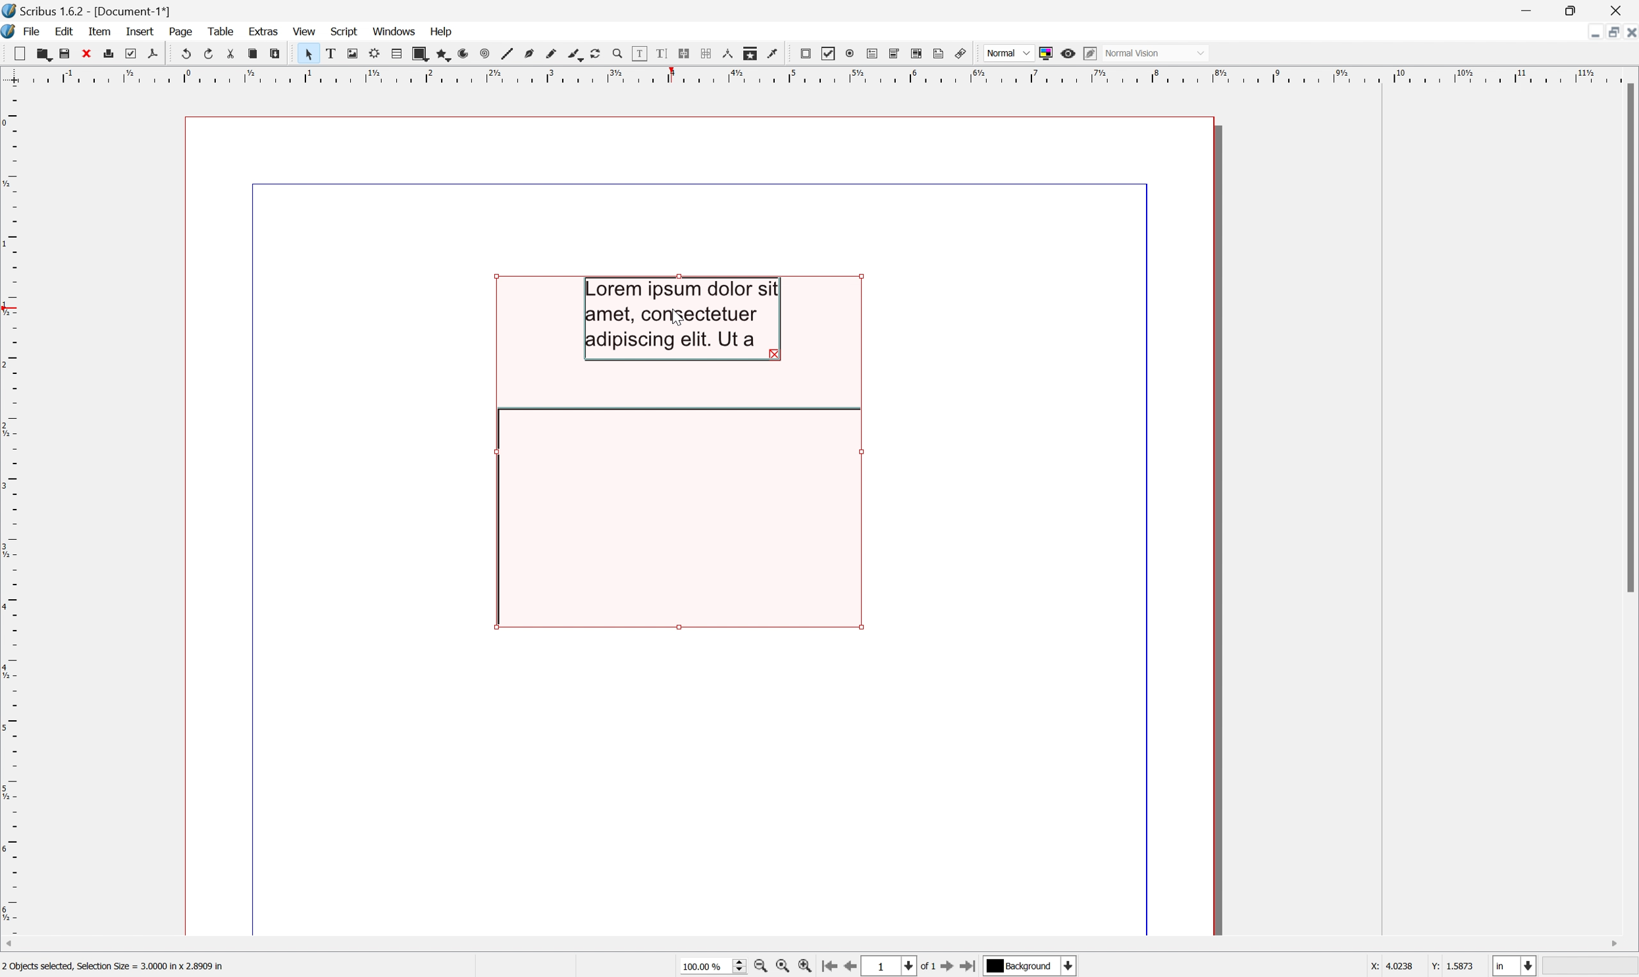  I want to click on Freehand line, so click(550, 55).